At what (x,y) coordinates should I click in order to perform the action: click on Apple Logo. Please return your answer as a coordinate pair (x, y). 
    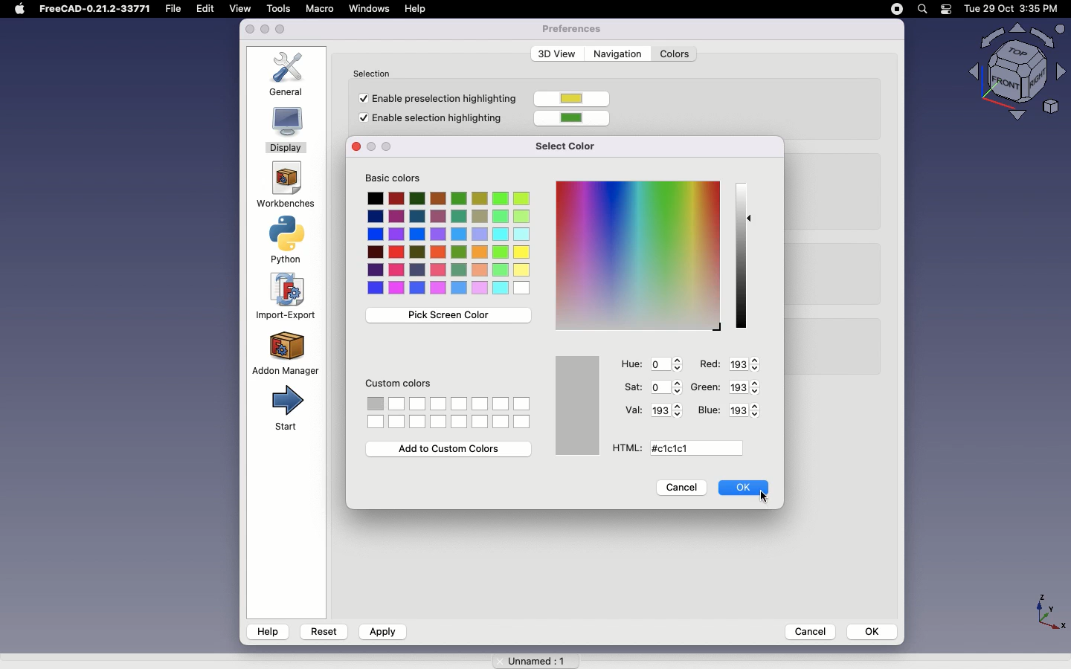
    Looking at the image, I should click on (19, 9).